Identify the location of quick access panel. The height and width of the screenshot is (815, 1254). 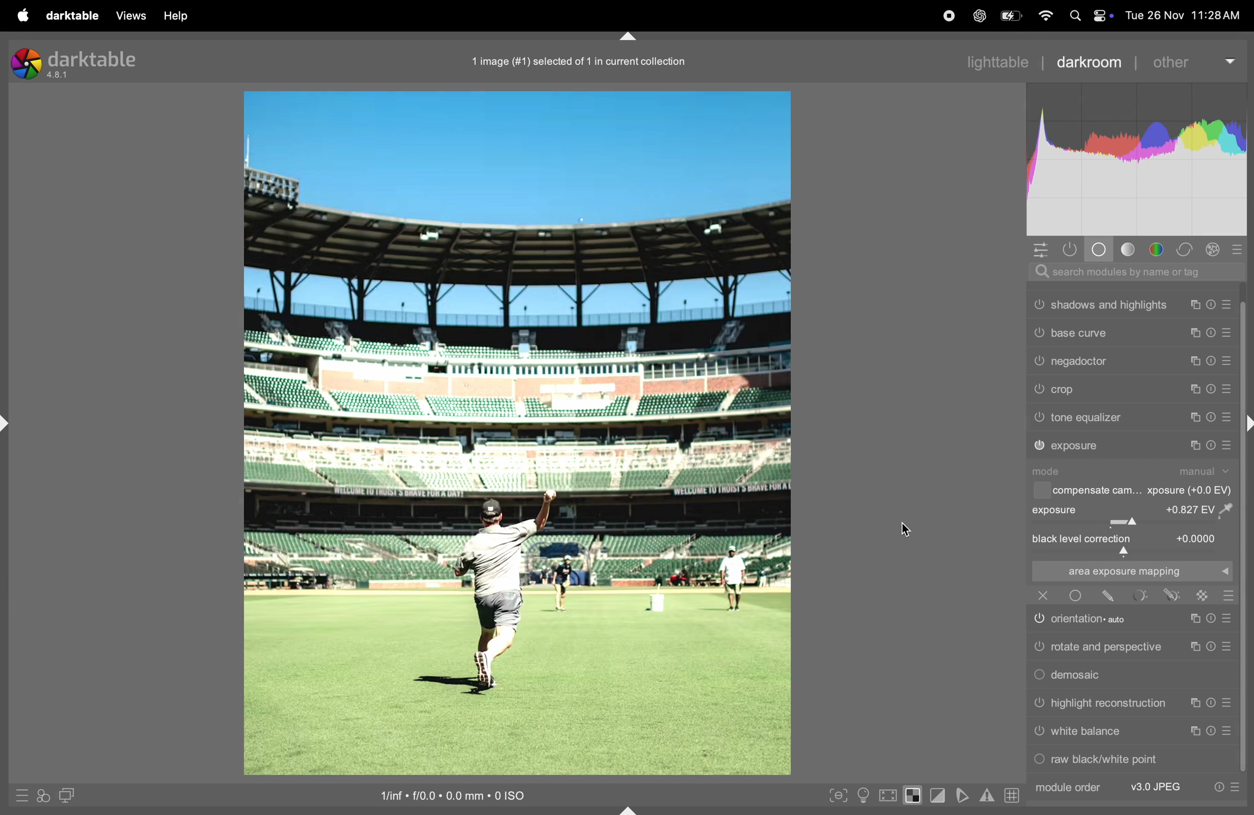
(1040, 250).